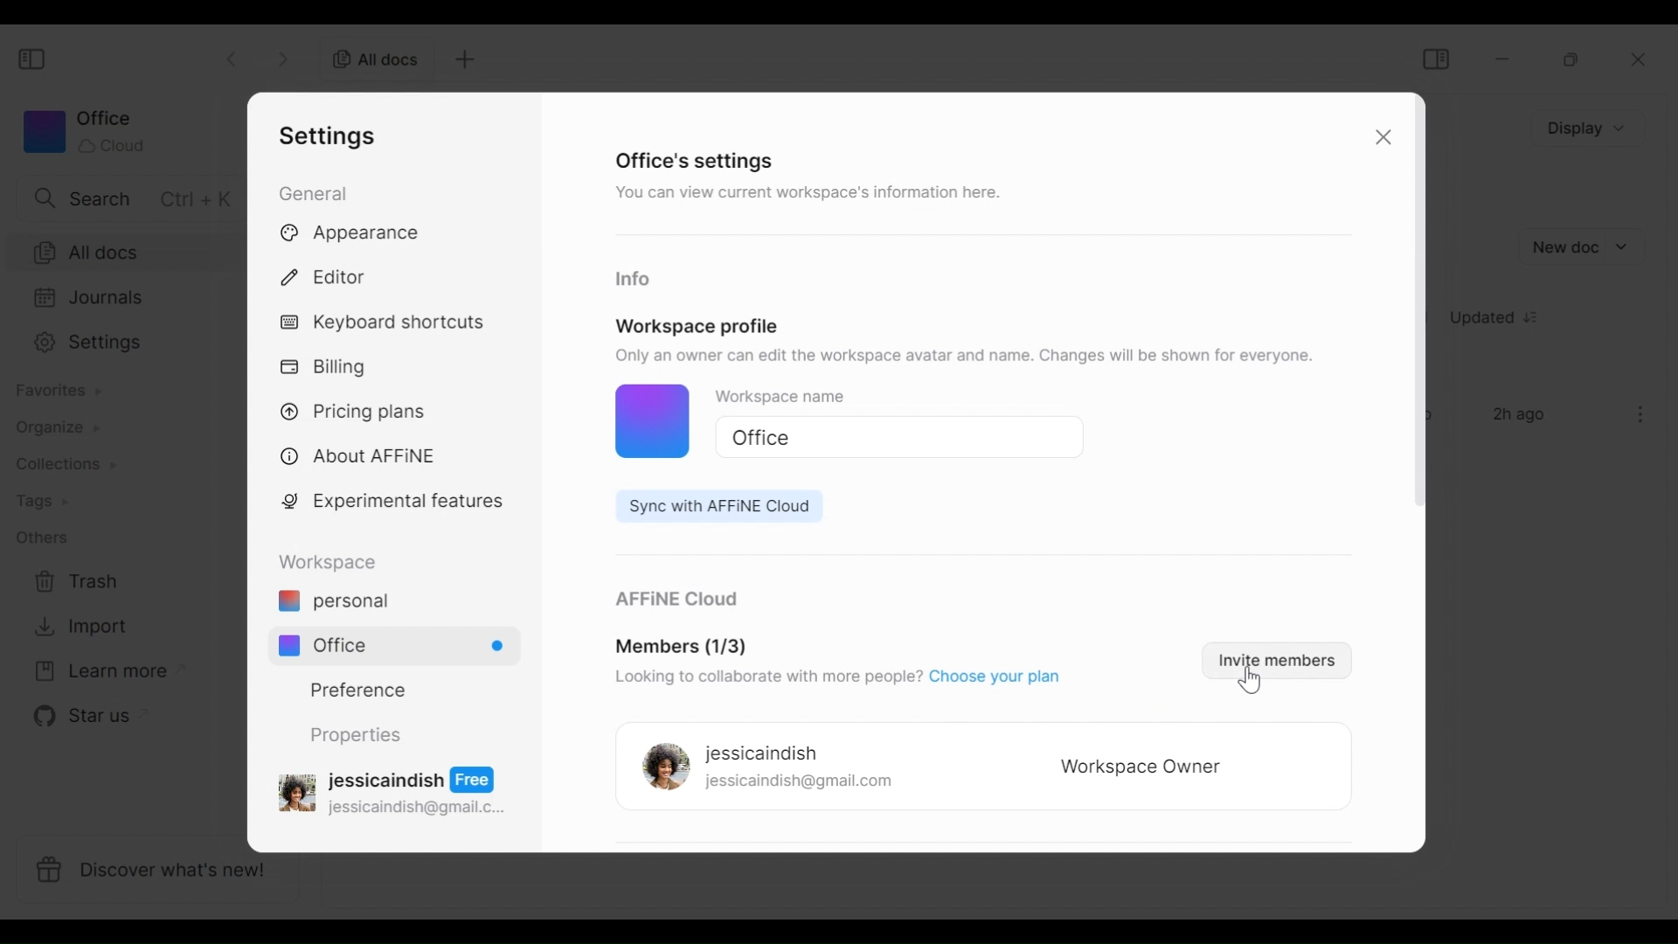 The width and height of the screenshot is (1678, 944). Describe the element at coordinates (41, 537) in the screenshot. I see `Others` at that location.